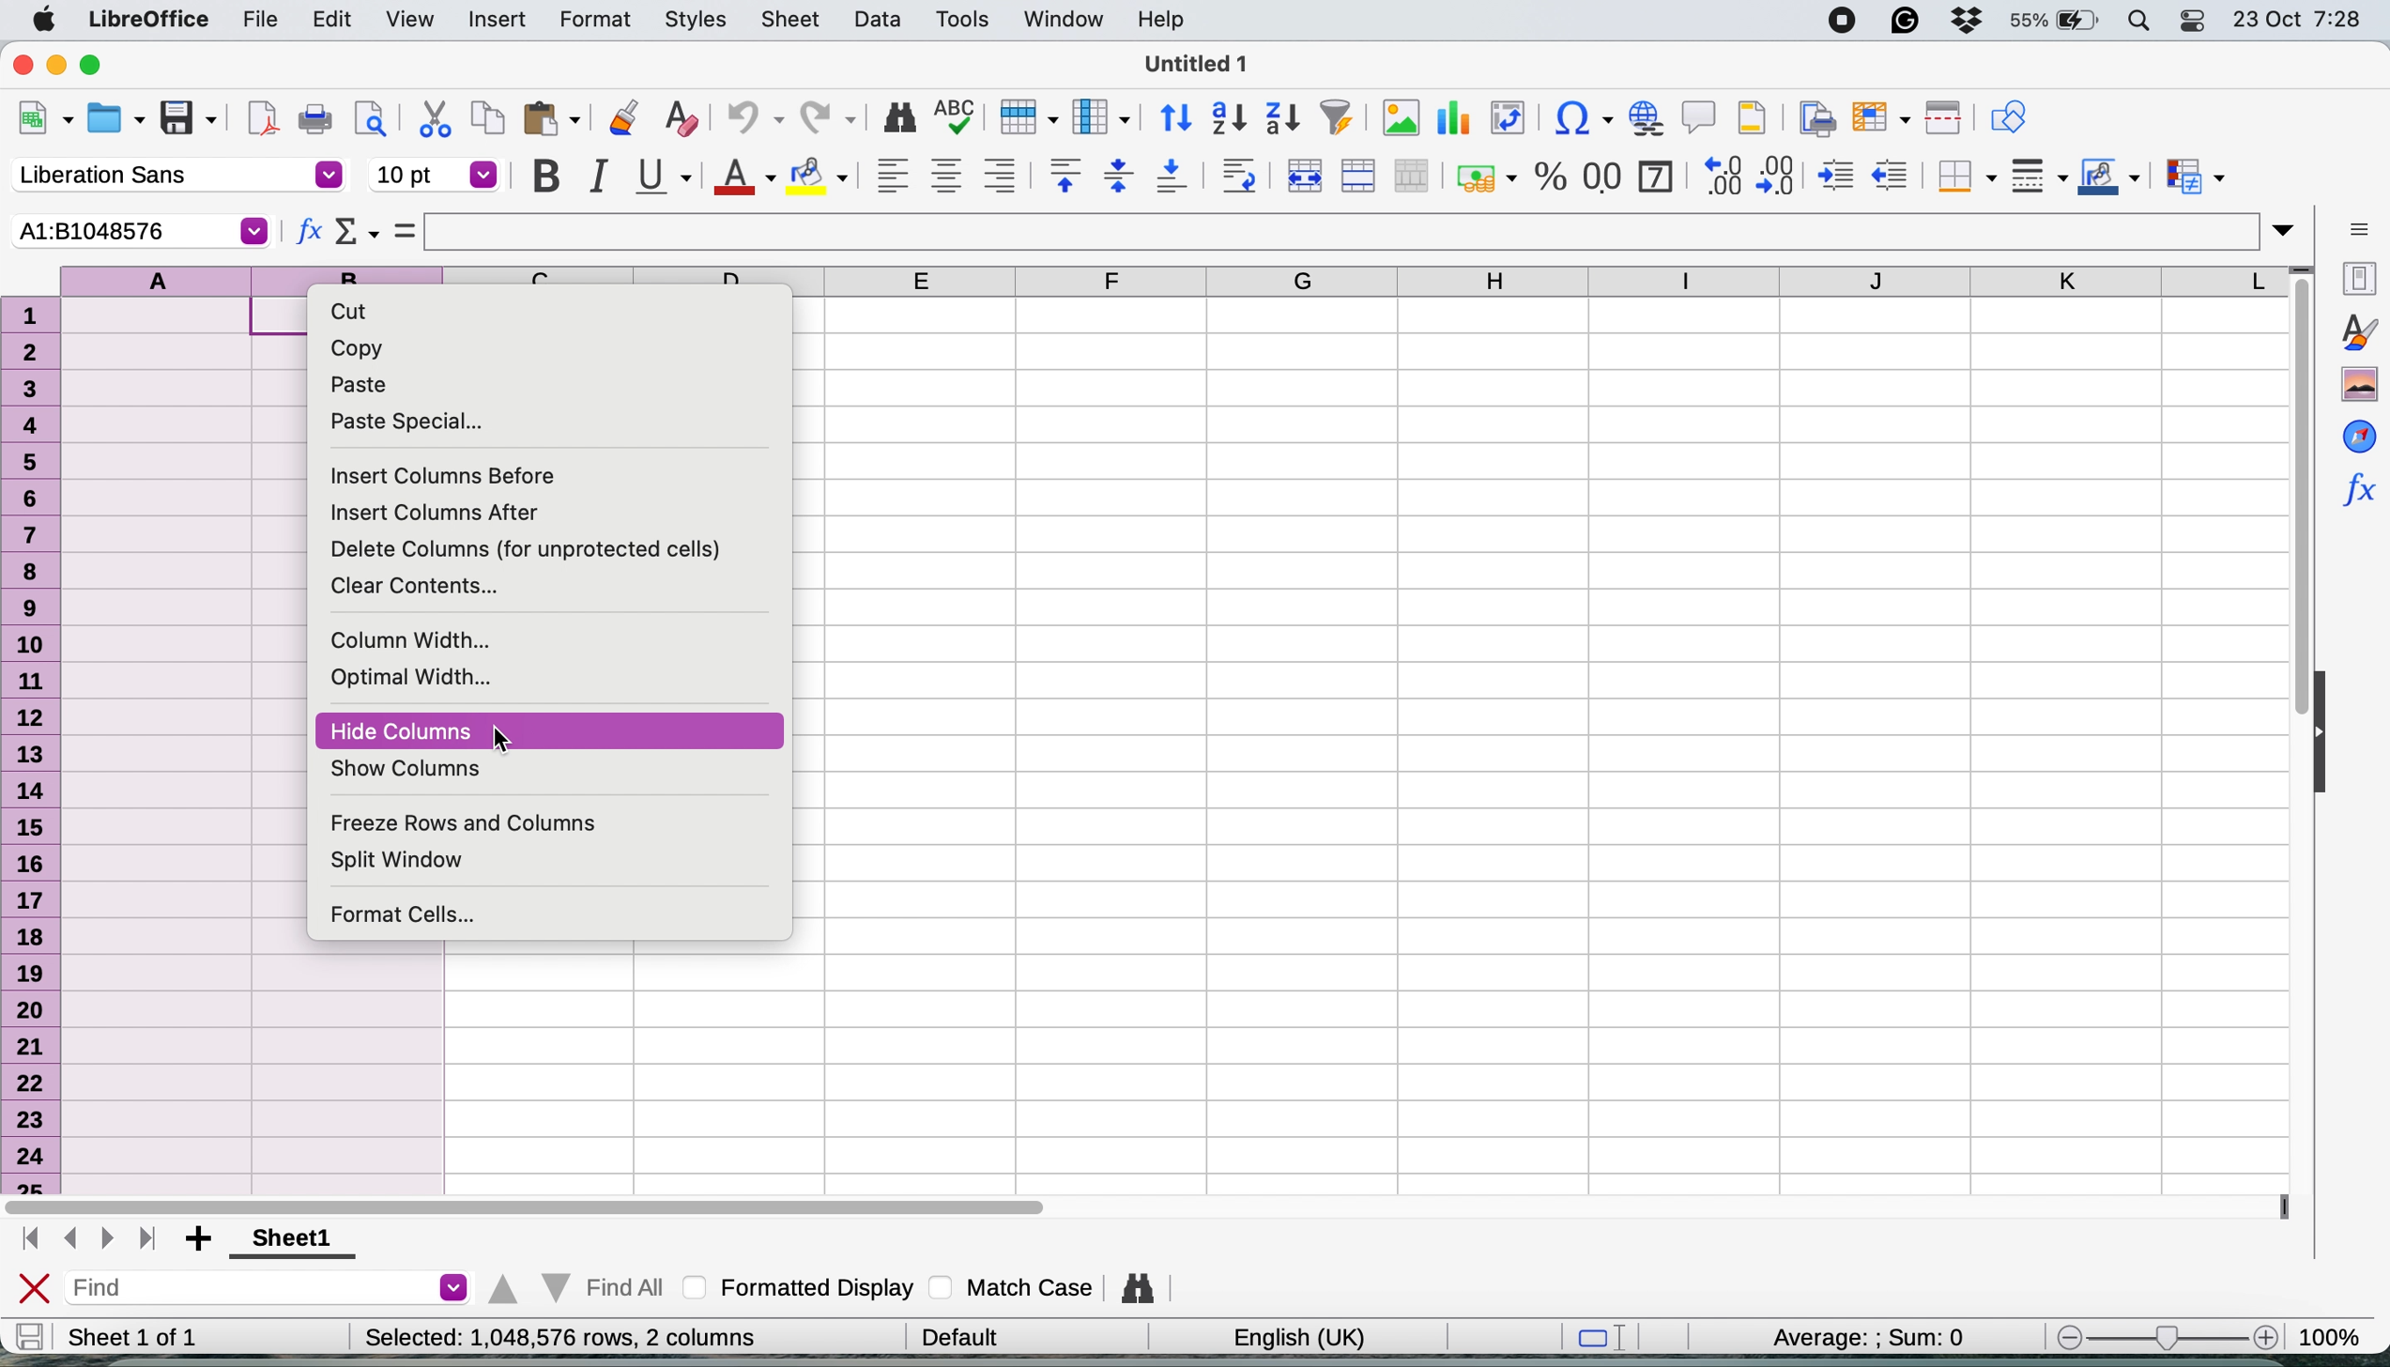  I want to click on properties, so click(2357, 278).